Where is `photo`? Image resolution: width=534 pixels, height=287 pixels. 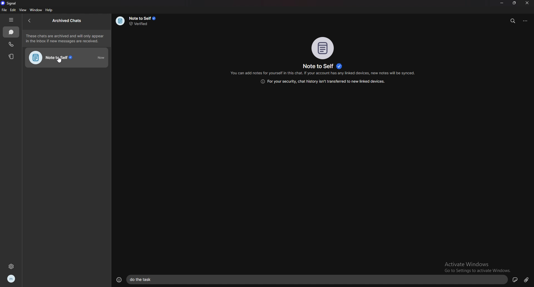 photo is located at coordinates (323, 48).